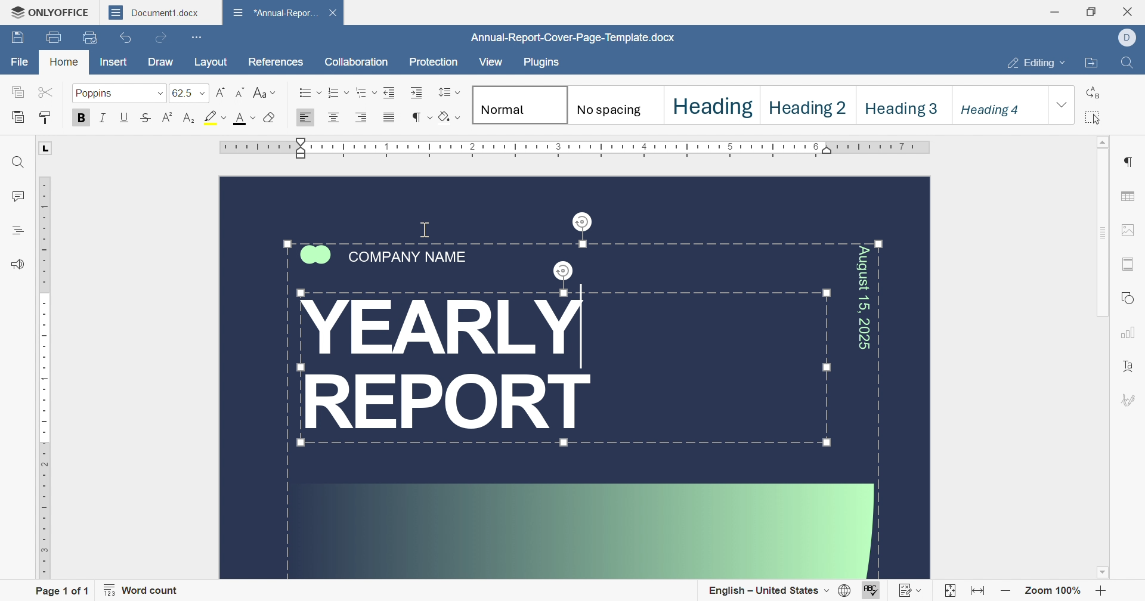 The width and height of the screenshot is (1145, 601). I want to click on copy style, so click(47, 119).